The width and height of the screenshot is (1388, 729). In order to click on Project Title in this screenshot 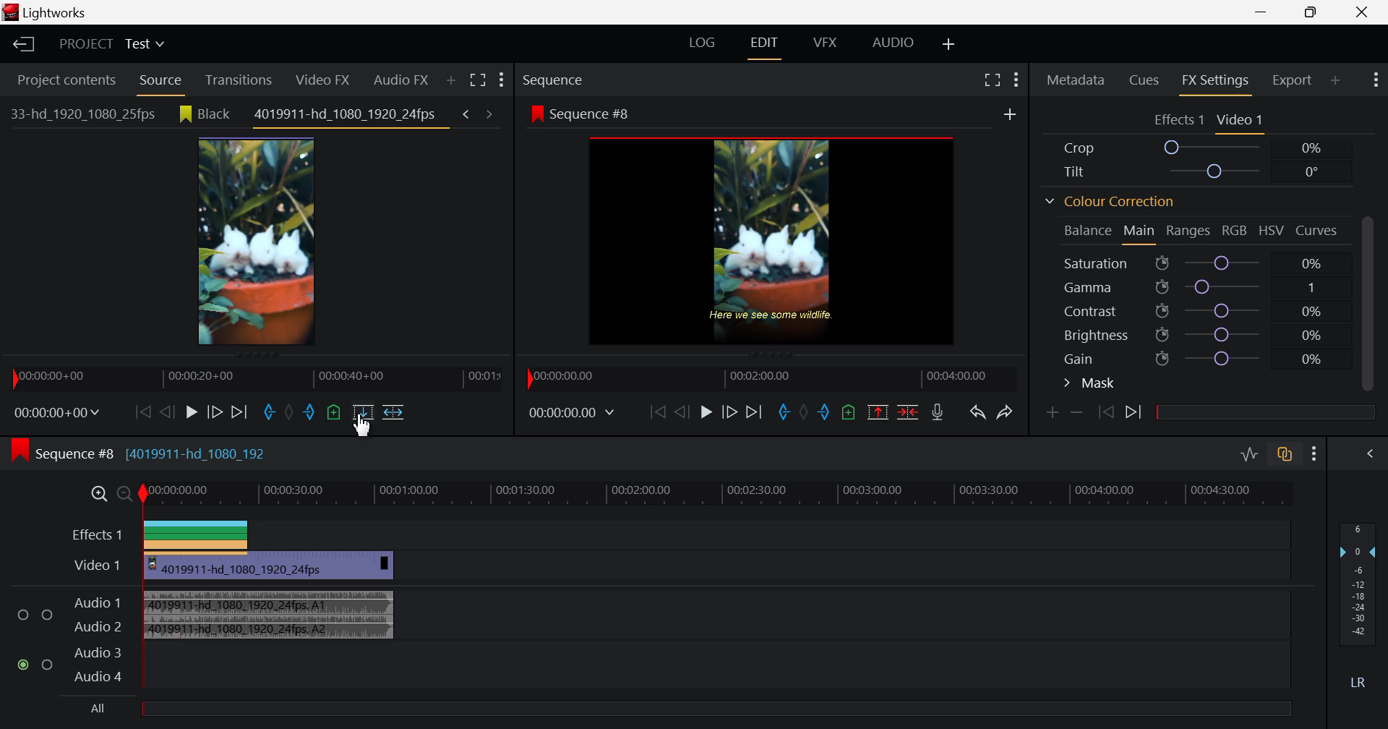, I will do `click(108, 45)`.